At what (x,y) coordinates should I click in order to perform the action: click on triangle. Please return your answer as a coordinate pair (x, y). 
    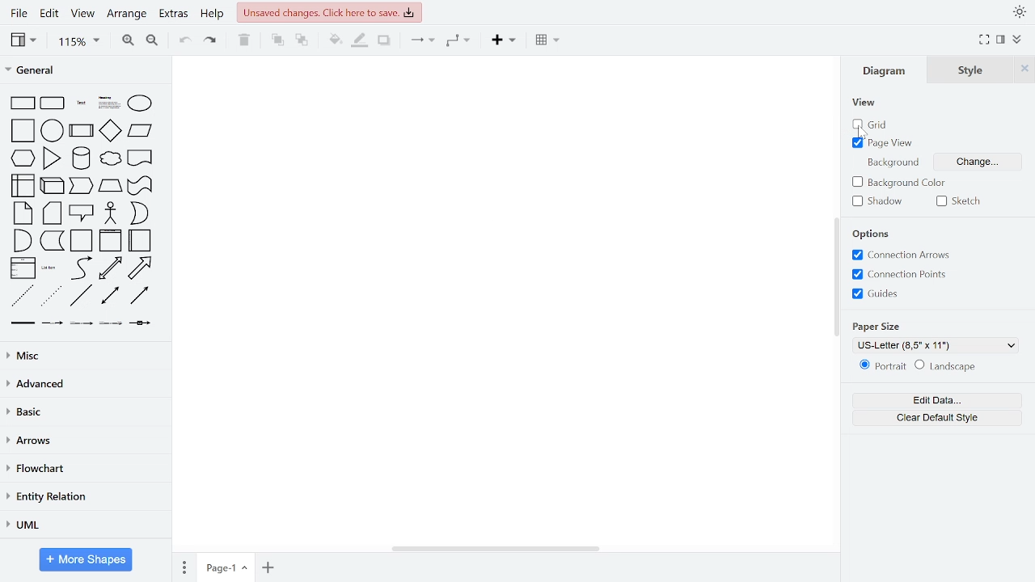
    Looking at the image, I should click on (51, 158).